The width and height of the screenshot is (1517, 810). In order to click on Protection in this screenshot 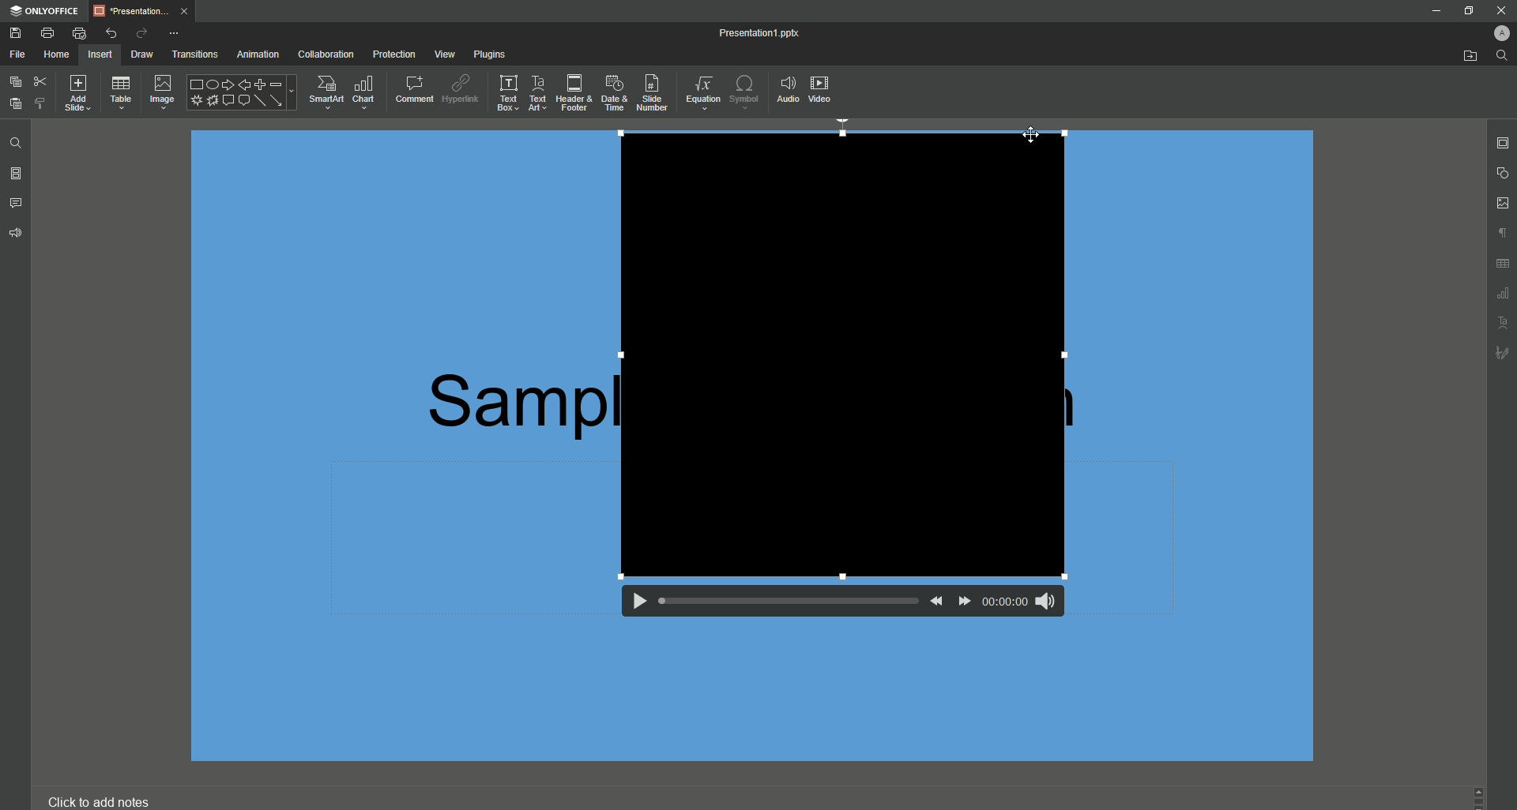, I will do `click(394, 54)`.